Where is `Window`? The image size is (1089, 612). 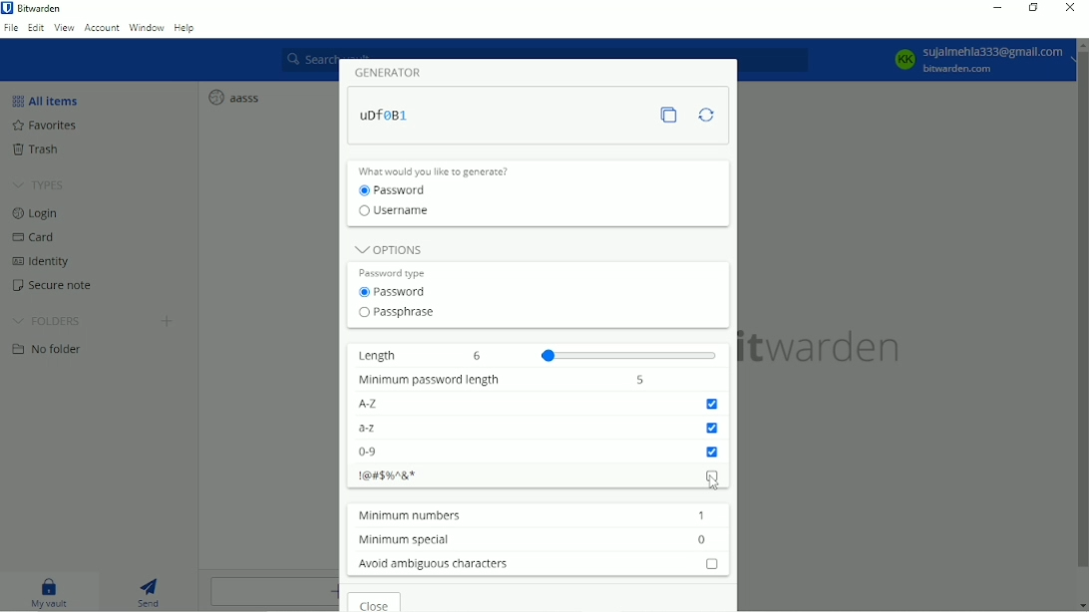
Window is located at coordinates (147, 28).